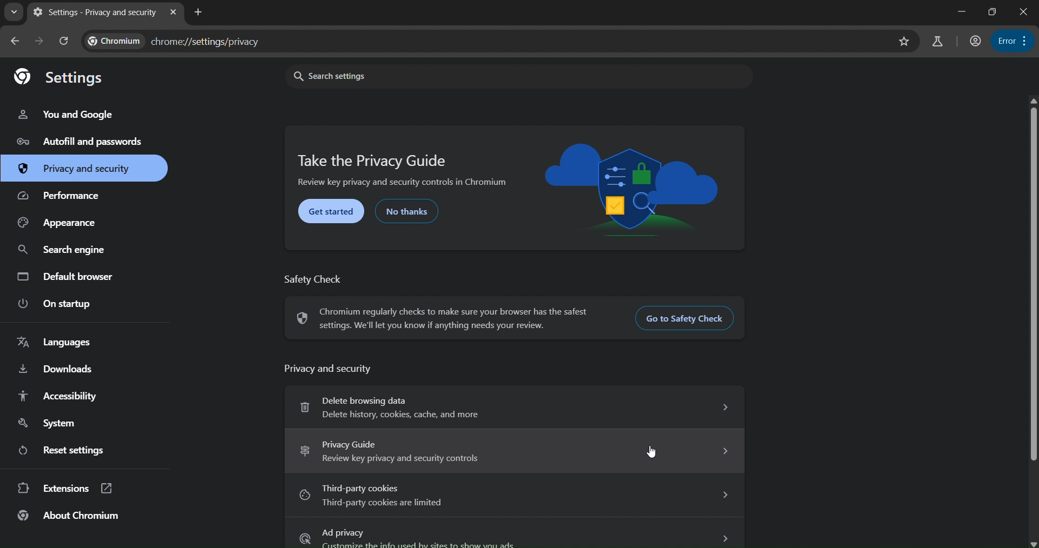 This screenshot has width=1039, height=548. What do you see at coordinates (75, 114) in the screenshot?
I see `you & google` at bounding box center [75, 114].